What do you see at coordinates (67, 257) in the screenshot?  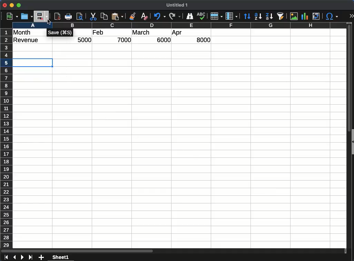 I see `sheet 1` at bounding box center [67, 257].